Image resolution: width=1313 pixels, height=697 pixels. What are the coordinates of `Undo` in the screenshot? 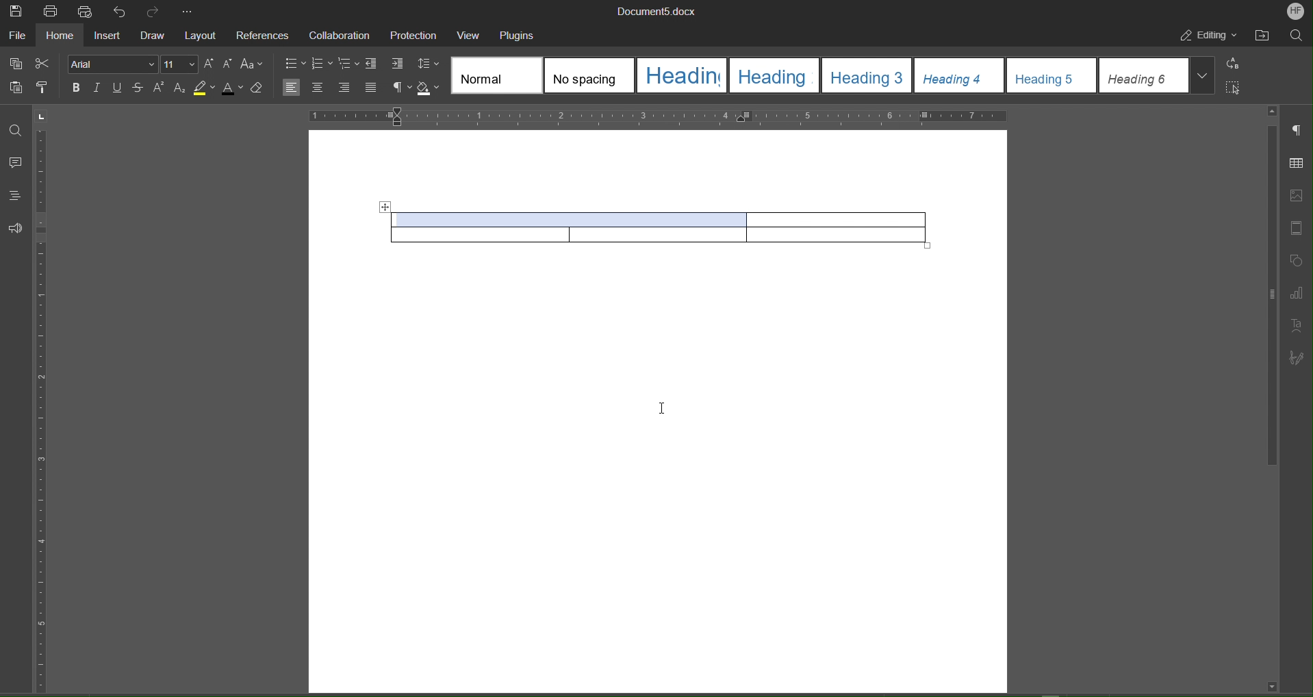 It's located at (123, 12).